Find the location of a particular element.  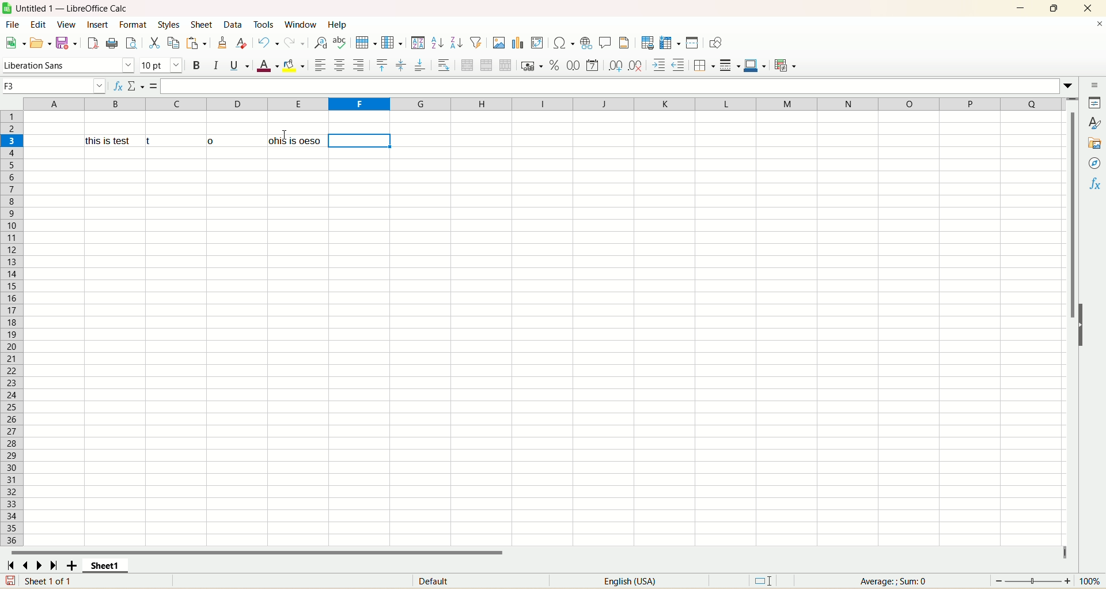

format as number is located at coordinates (574, 66).